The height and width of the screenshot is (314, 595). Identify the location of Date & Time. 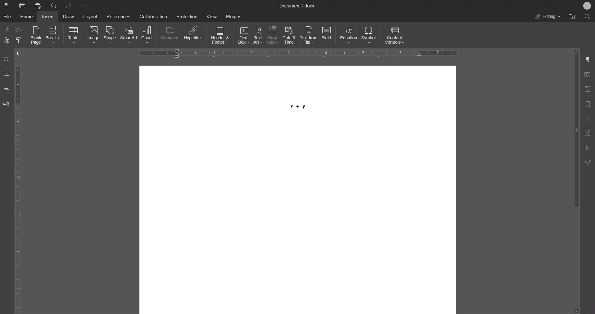
(290, 36).